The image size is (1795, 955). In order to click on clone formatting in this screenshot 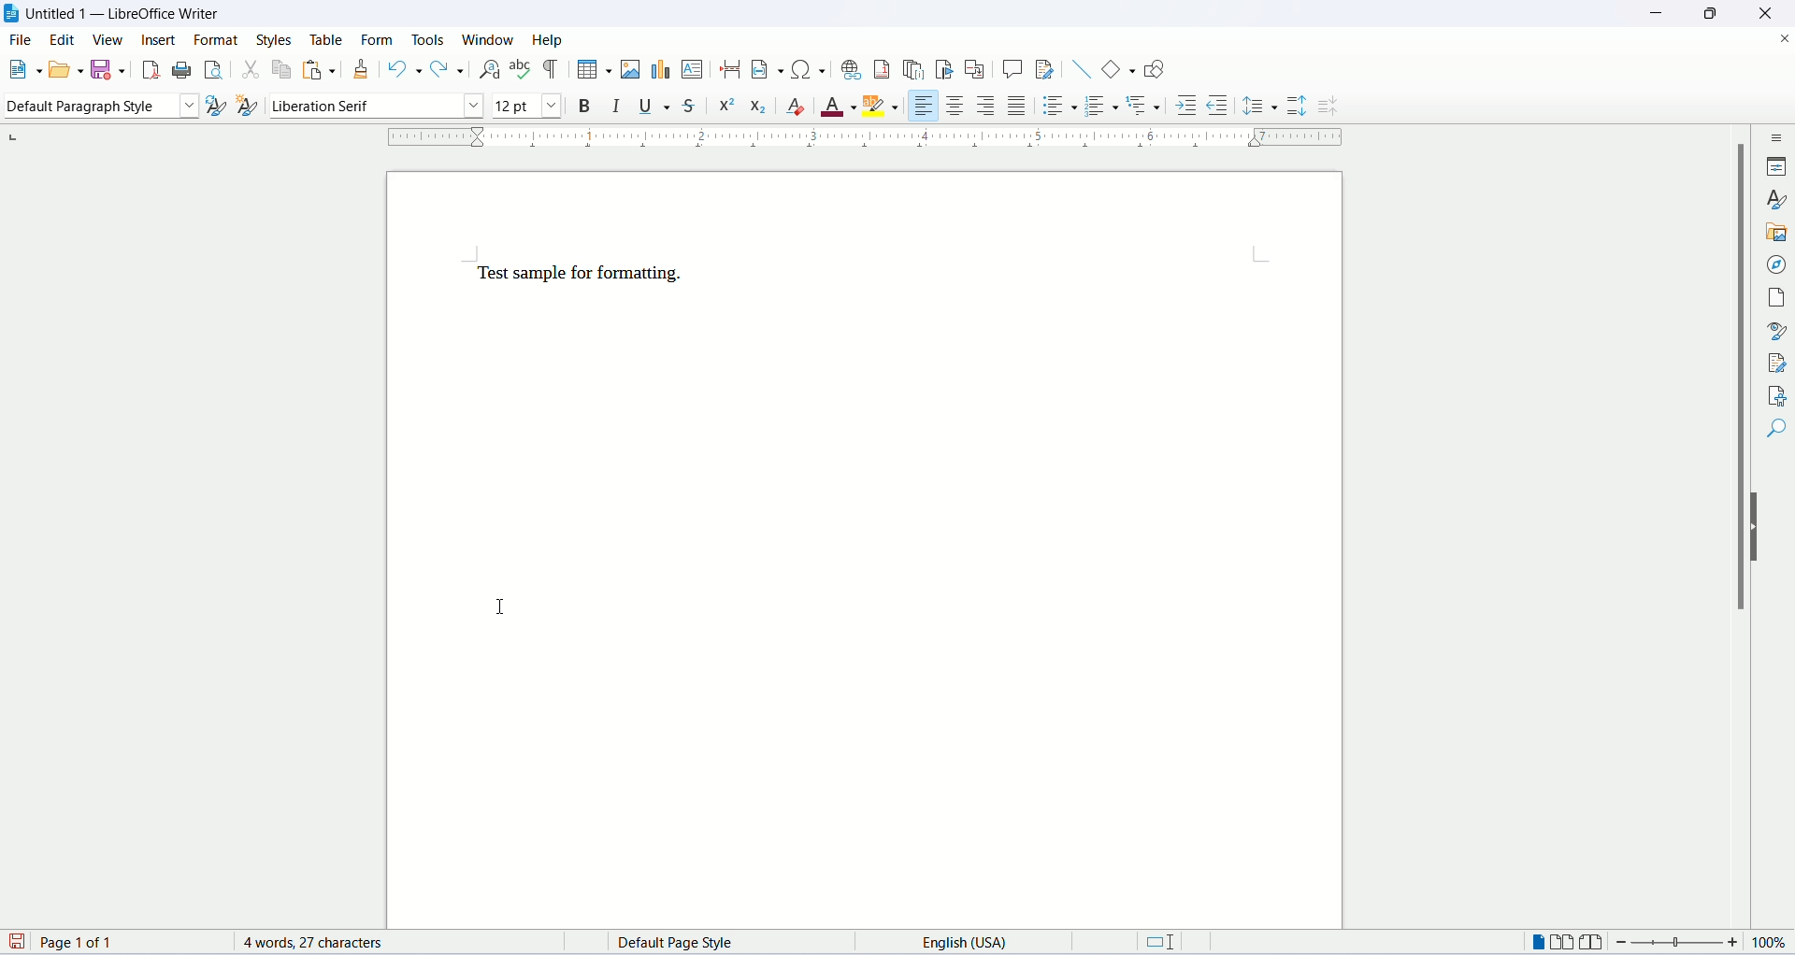, I will do `click(362, 68)`.